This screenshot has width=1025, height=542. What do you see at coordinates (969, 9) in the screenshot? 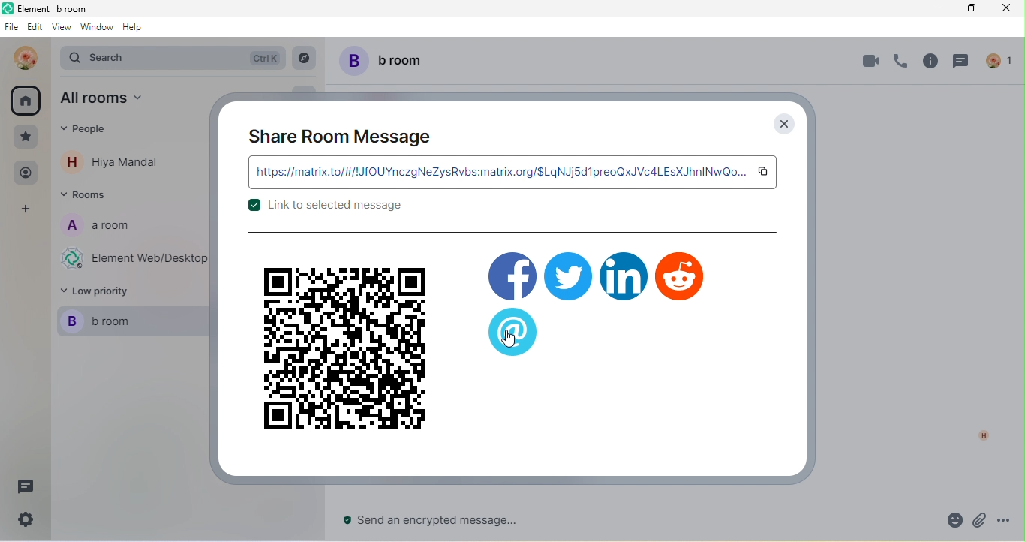
I see `maximize` at bounding box center [969, 9].